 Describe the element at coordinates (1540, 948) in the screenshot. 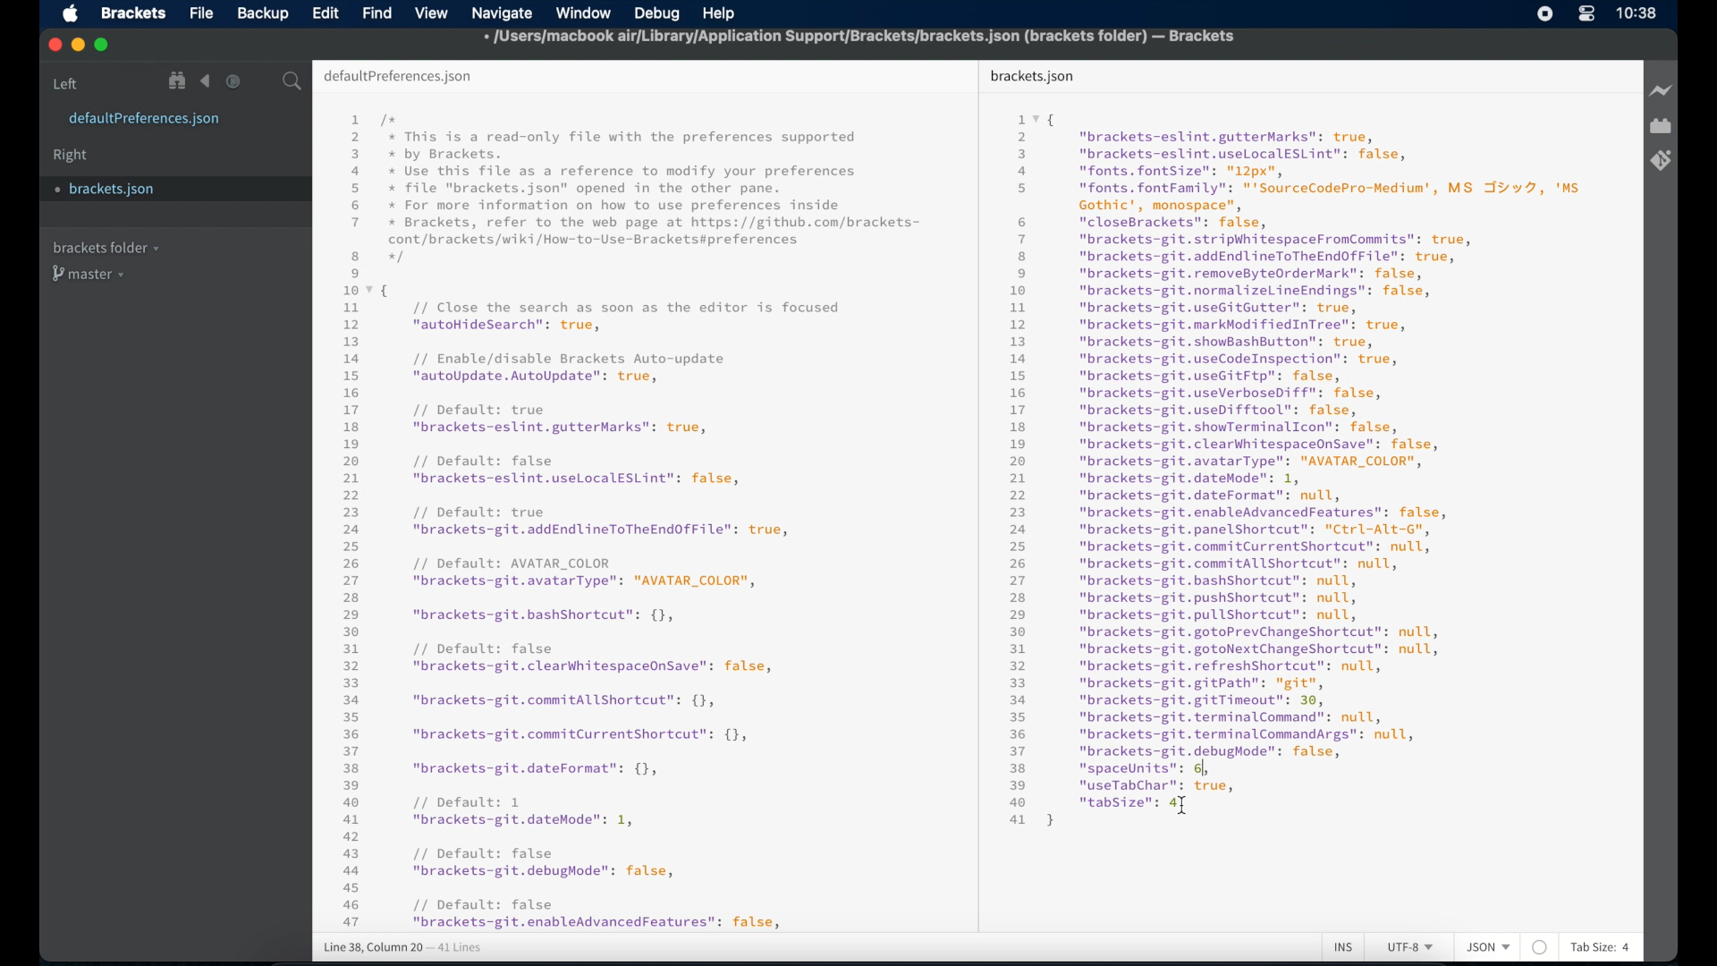

I see `no linter available for json` at that location.